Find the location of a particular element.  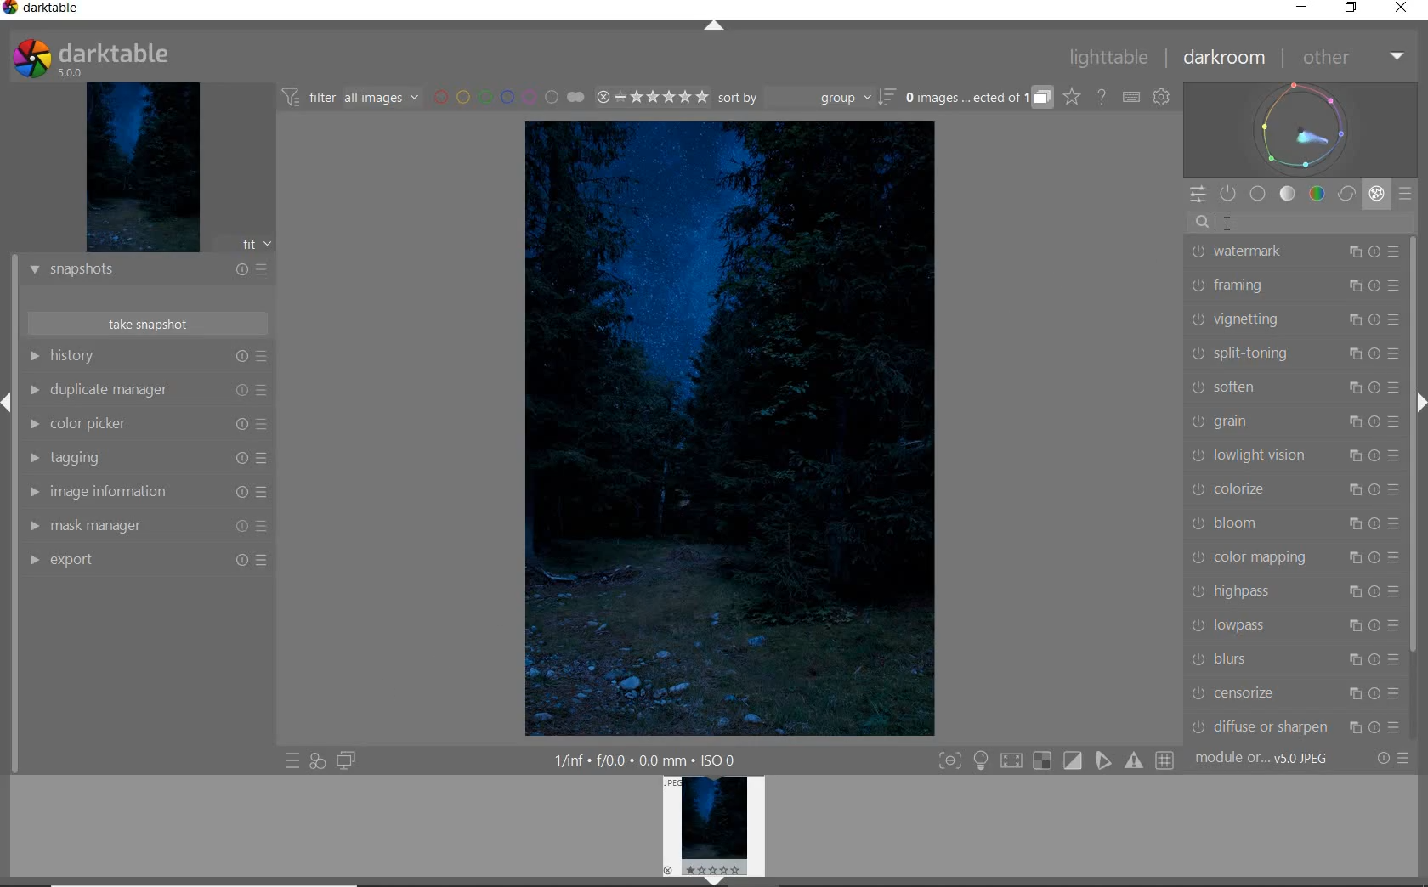

SORT is located at coordinates (807, 99).